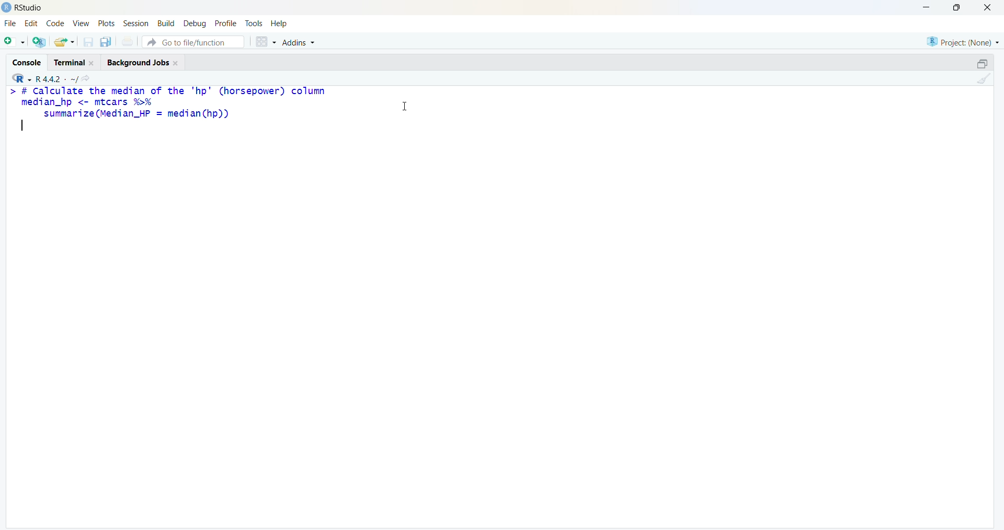 The width and height of the screenshot is (1004, 530). What do you see at coordinates (226, 24) in the screenshot?
I see `profile` at bounding box center [226, 24].